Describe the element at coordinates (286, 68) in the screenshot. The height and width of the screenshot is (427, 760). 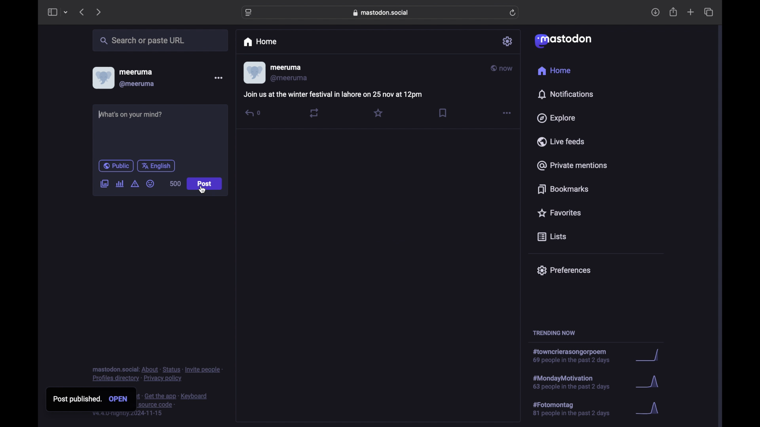
I see `meeruma` at that location.